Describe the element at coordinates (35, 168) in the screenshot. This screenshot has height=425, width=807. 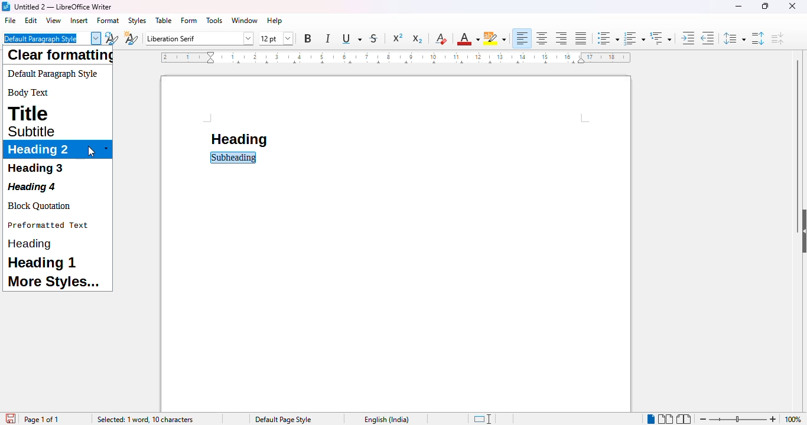
I see `heading 3` at that location.